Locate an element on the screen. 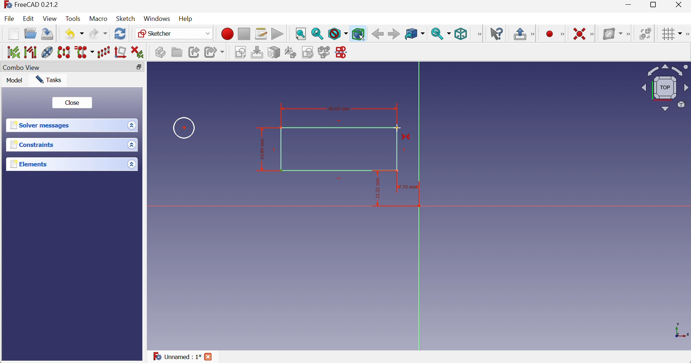 Image resolution: width=691 pixels, height=363 pixels. Create sketch is located at coordinates (241, 53).